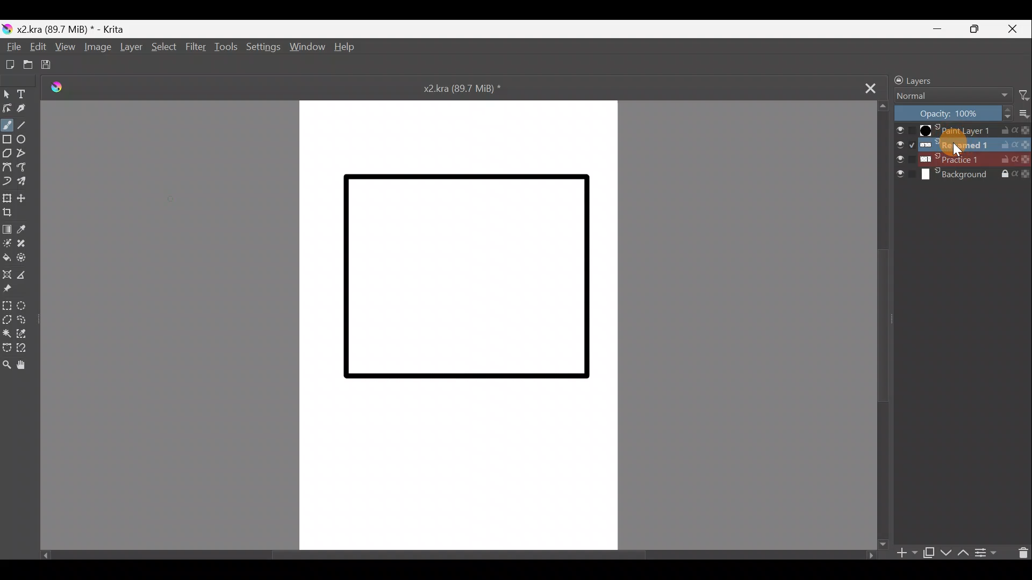 The height and width of the screenshot is (580, 1032). I want to click on Magnetic curve selection tool, so click(25, 348).